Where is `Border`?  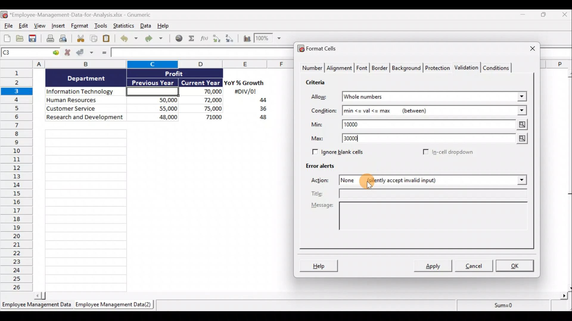 Border is located at coordinates (380, 68).